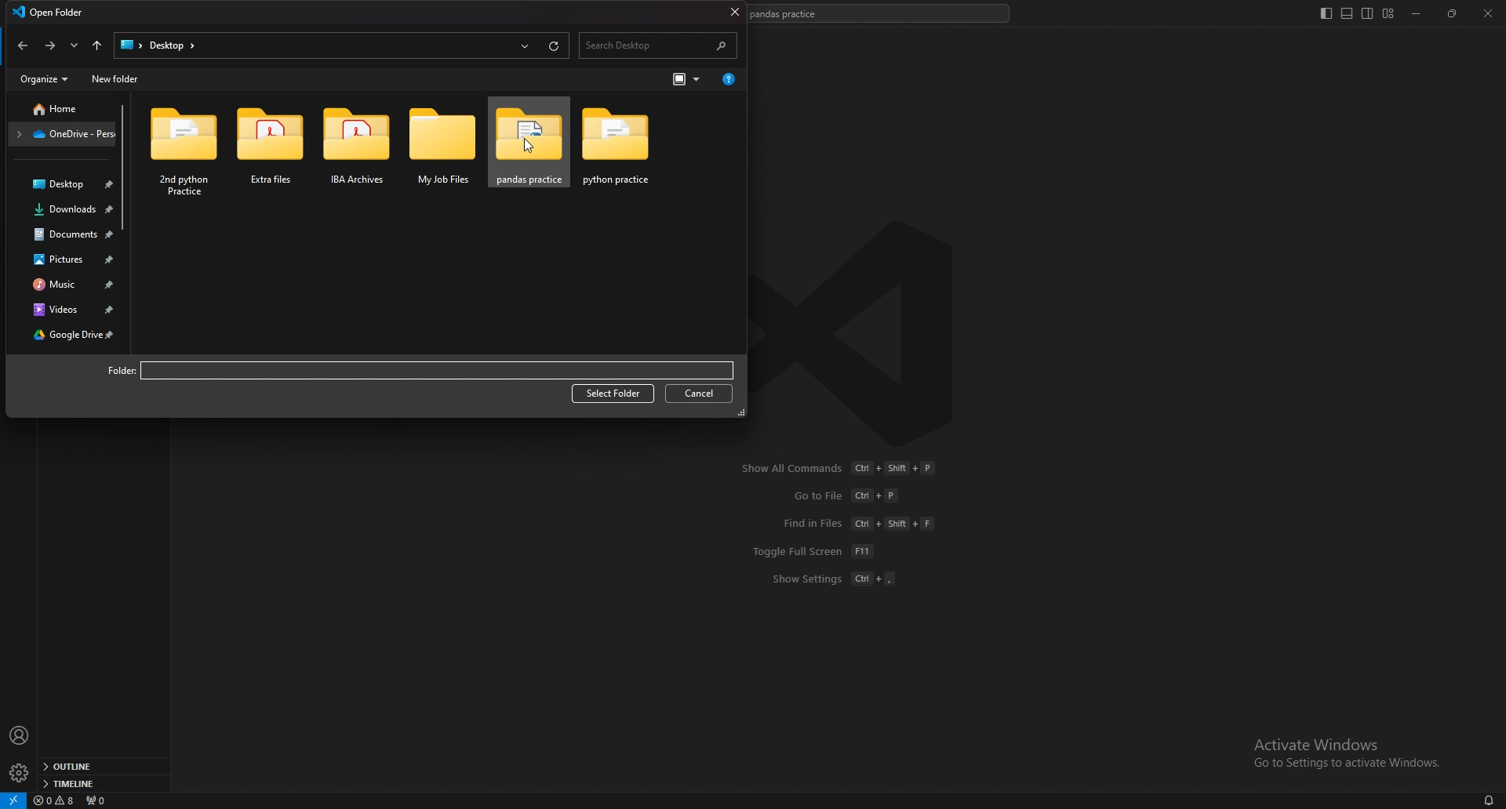  I want to click on reload, so click(555, 45).